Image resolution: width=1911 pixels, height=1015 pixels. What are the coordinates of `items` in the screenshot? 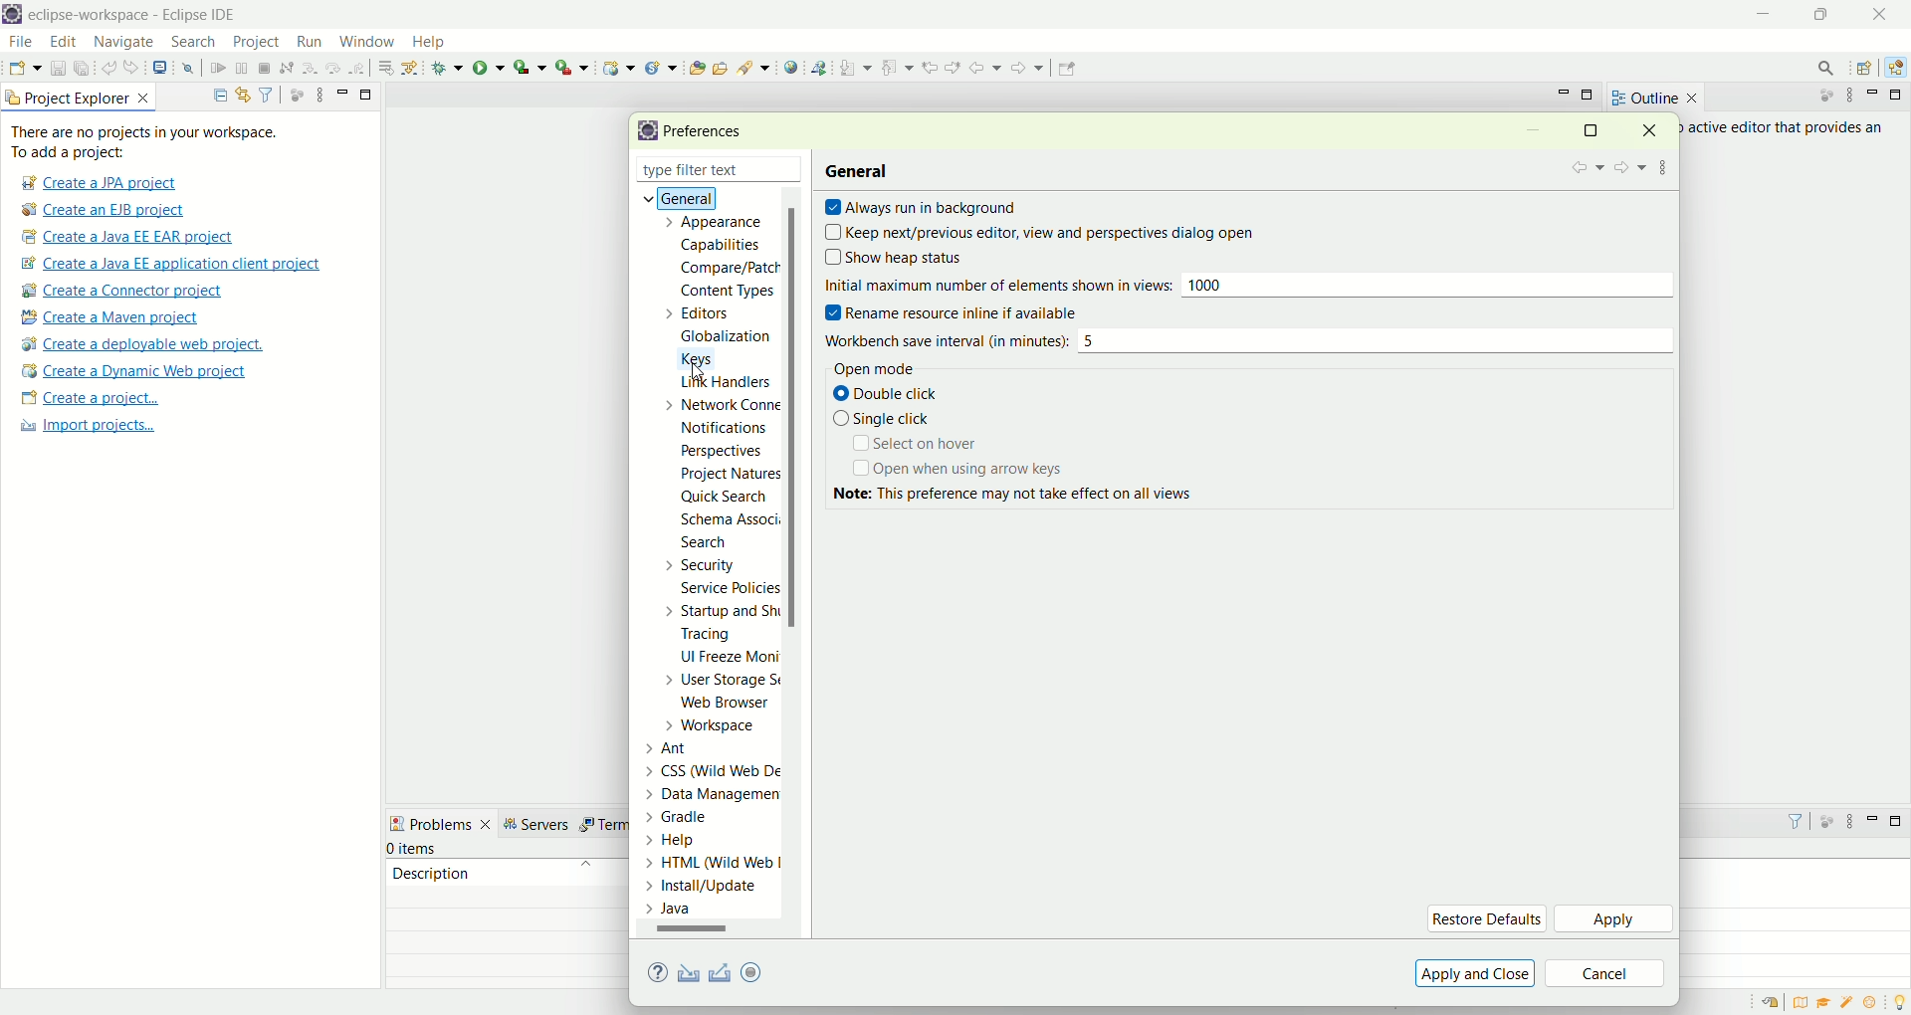 It's located at (414, 849).